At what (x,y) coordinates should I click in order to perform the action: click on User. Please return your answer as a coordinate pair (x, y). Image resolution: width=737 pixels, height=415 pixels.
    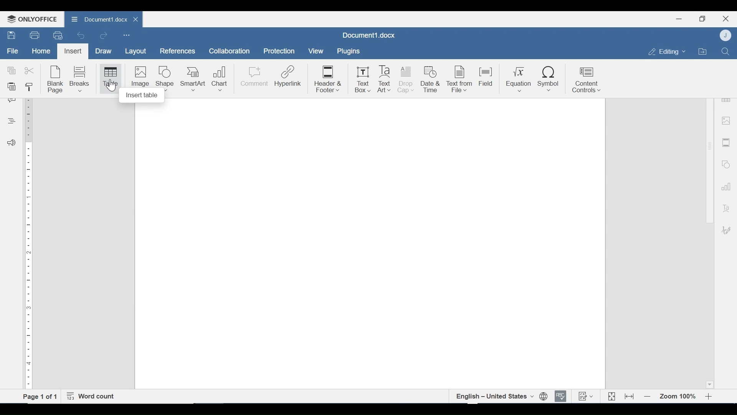
    Looking at the image, I should click on (726, 35).